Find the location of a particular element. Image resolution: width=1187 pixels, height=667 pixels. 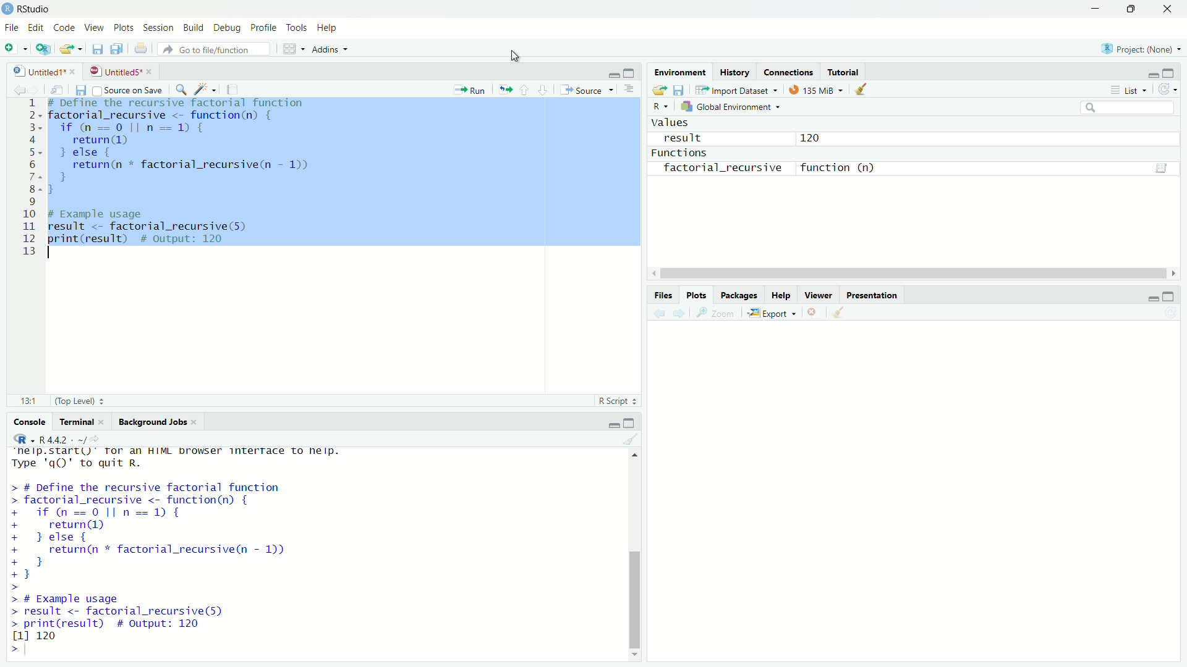

Workspace panes is located at coordinates (292, 49).